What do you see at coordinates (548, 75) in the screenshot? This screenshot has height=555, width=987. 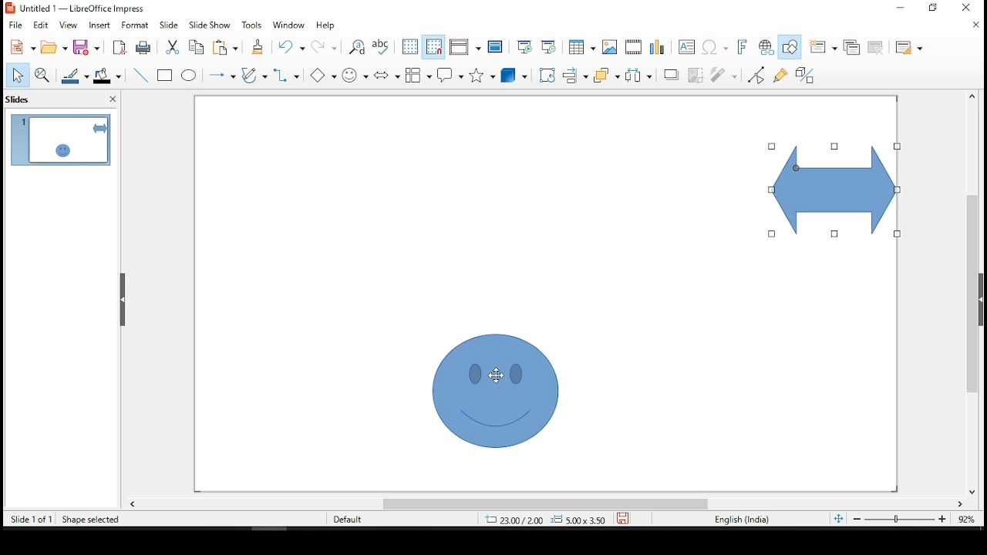 I see `rotate` at bounding box center [548, 75].